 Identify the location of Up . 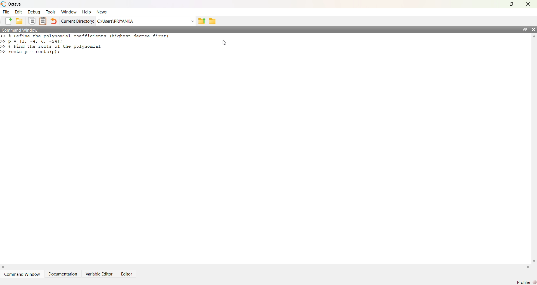
(534, 37).